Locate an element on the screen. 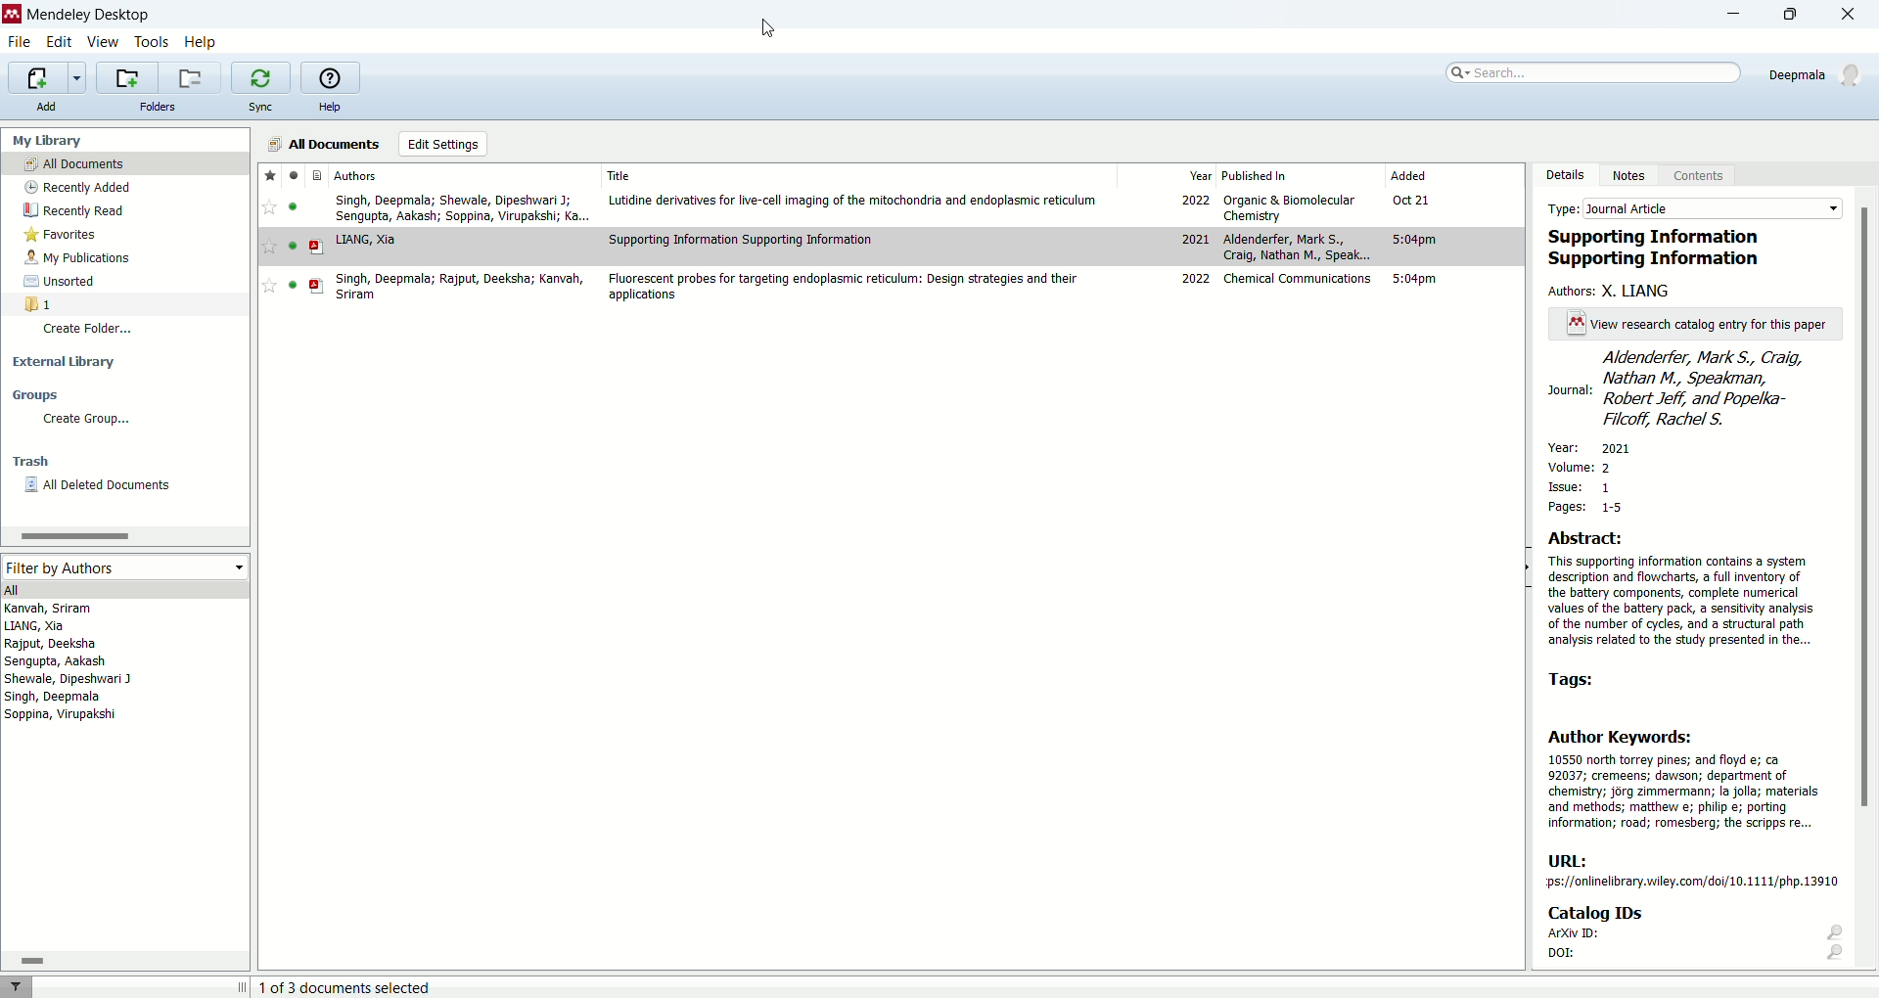  vertical scroll bar is located at coordinates (1867, 583).